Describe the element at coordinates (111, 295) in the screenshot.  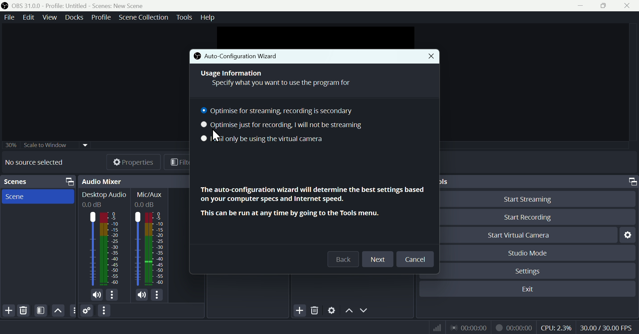
I see `options` at that location.